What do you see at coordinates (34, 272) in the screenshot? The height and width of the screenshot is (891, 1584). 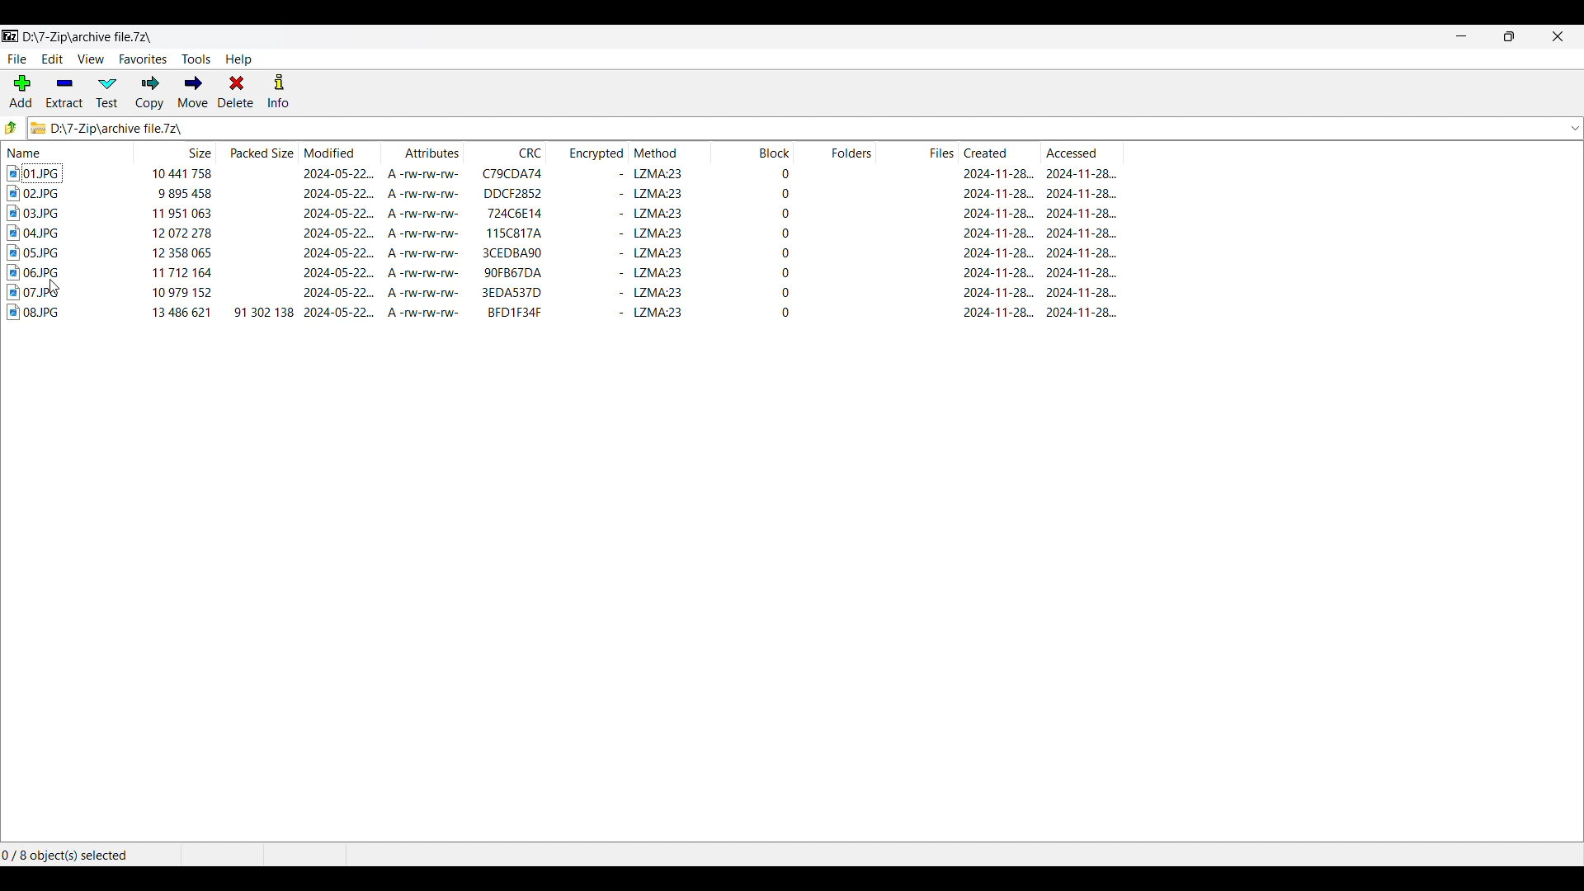 I see `image file` at bounding box center [34, 272].